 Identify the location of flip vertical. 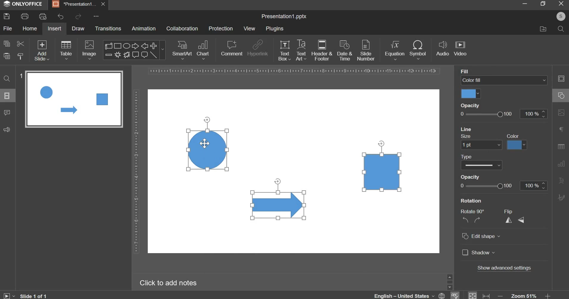
(522, 219).